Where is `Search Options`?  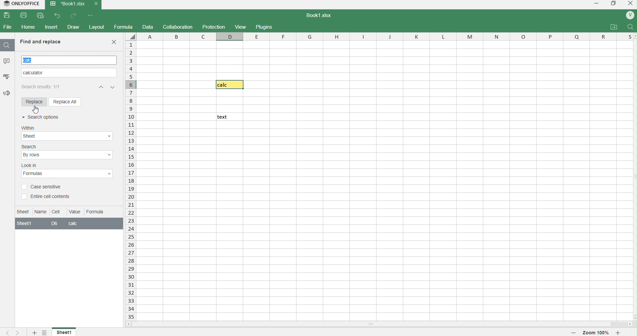 Search Options is located at coordinates (47, 117).